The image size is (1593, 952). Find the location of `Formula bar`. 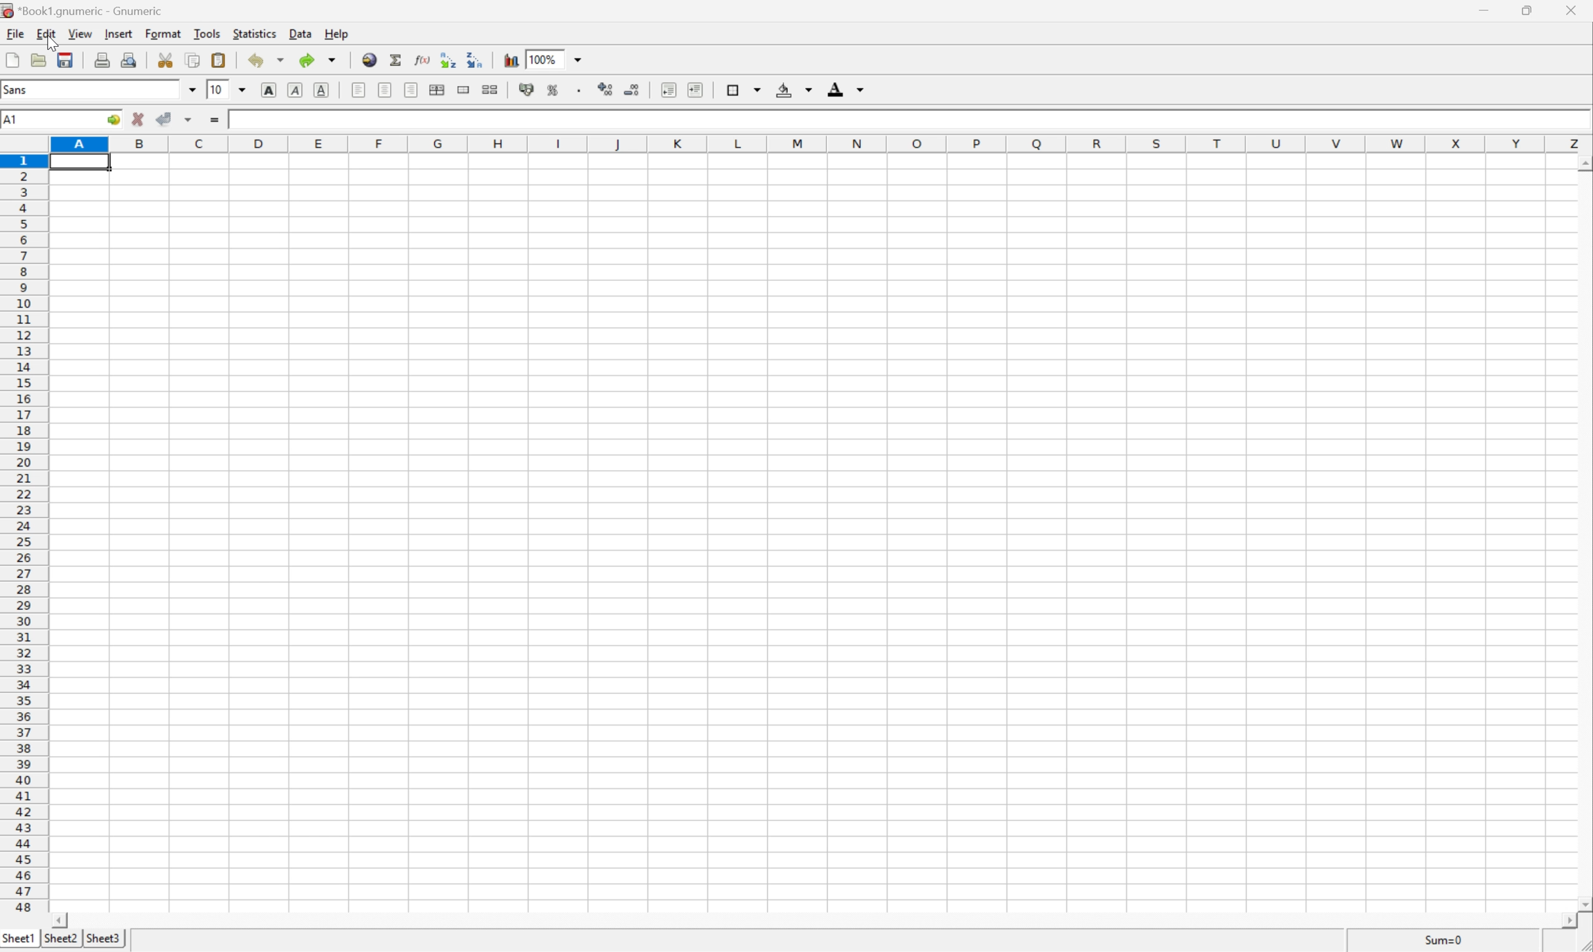

Formula bar is located at coordinates (904, 125).